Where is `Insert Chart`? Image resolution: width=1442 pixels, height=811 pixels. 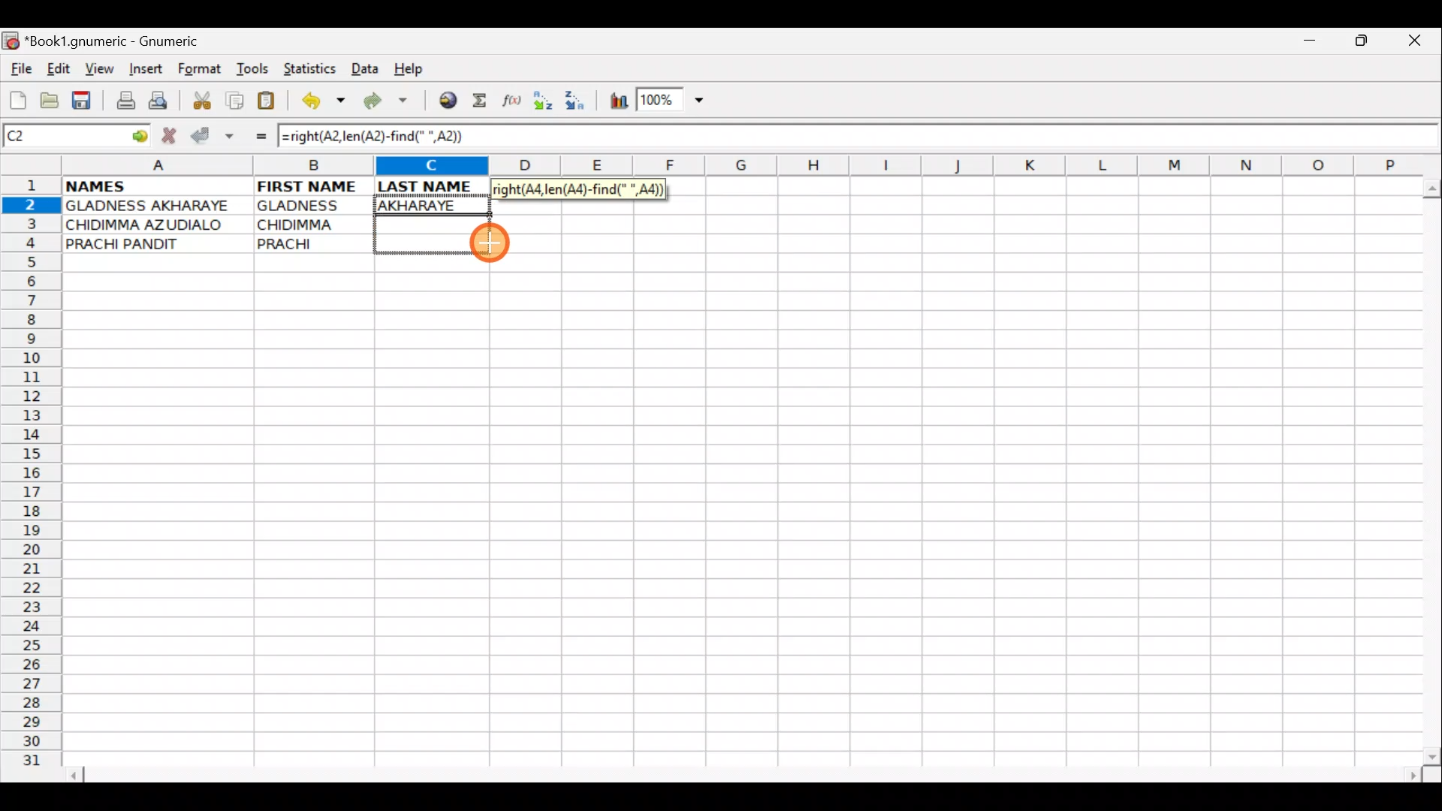
Insert Chart is located at coordinates (614, 103).